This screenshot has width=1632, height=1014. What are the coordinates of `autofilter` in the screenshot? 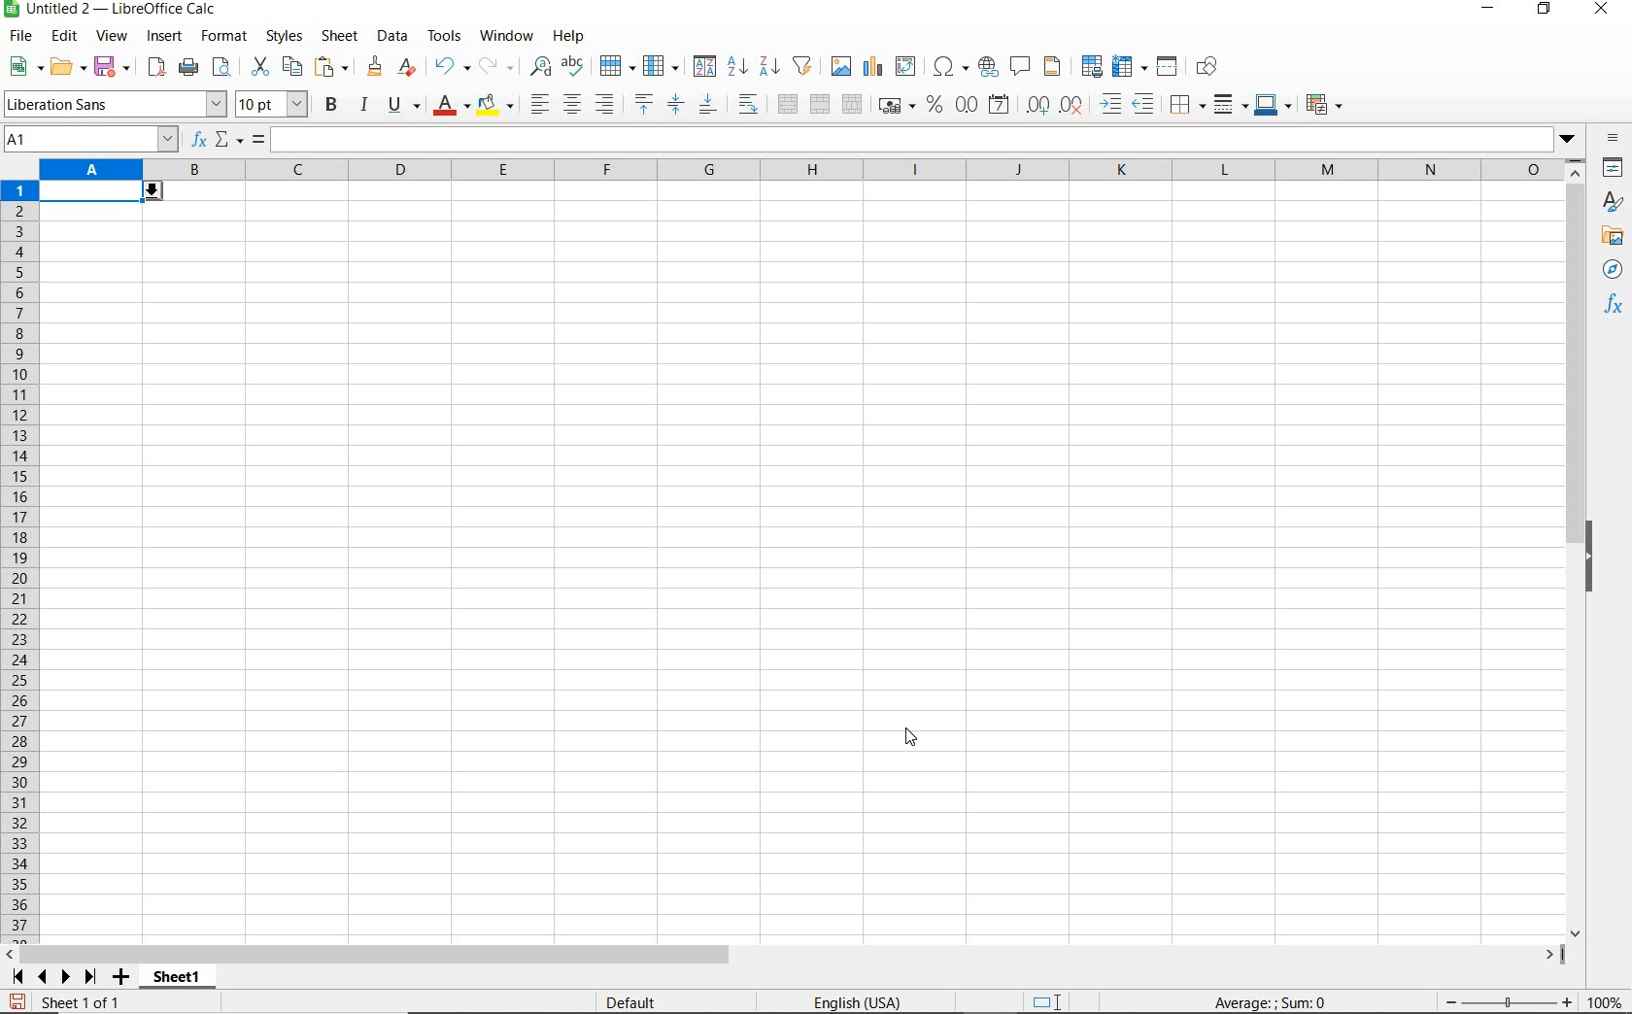 It's located at (801, 66).